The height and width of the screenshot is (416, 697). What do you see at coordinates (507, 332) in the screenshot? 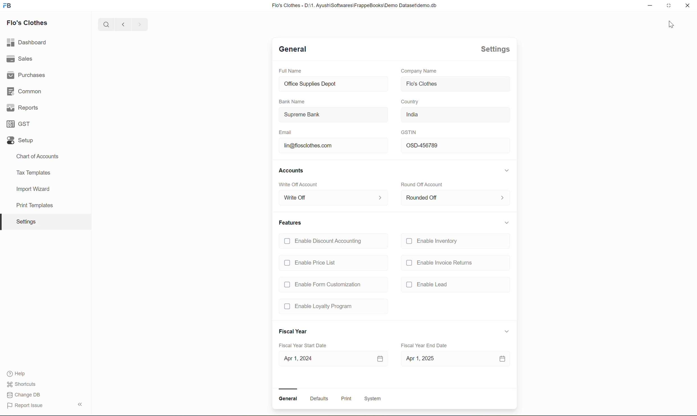
I see `Expand/collapse` at bounding box center [507, 332].